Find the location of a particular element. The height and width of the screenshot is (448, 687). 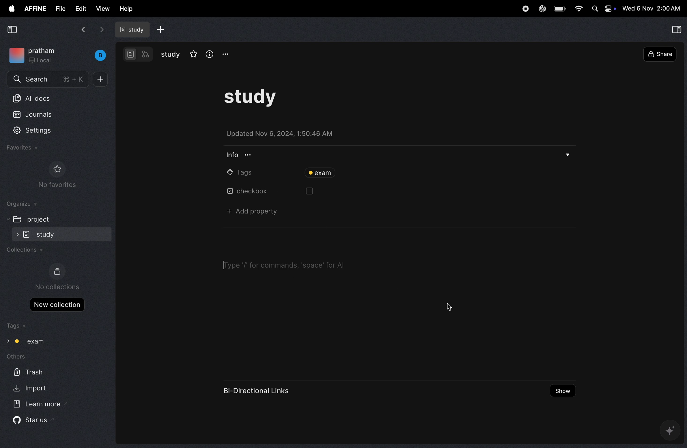

journals is located at coordinates (45, 114).